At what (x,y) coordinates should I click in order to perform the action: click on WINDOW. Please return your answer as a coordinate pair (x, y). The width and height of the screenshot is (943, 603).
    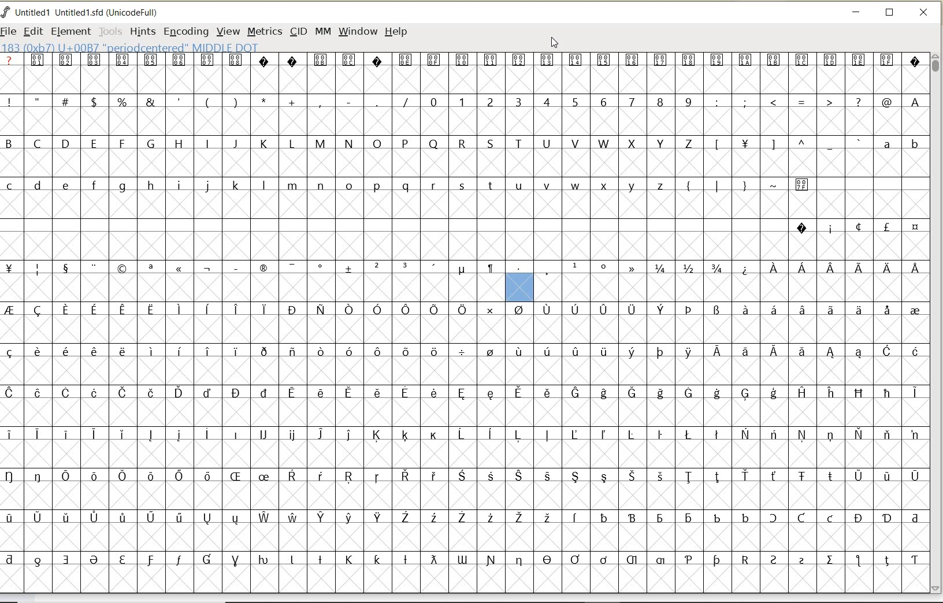
    Looking at the image, I should click on (358, 31).